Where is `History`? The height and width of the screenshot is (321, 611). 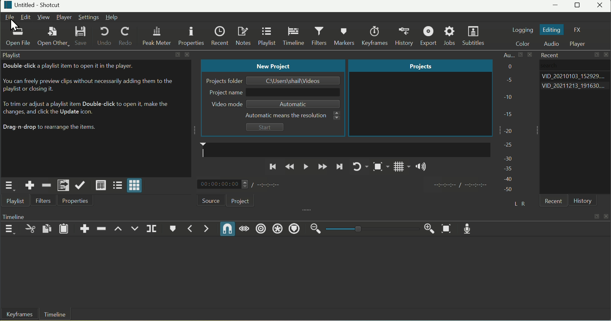
History is located at coordinates (406, 36).